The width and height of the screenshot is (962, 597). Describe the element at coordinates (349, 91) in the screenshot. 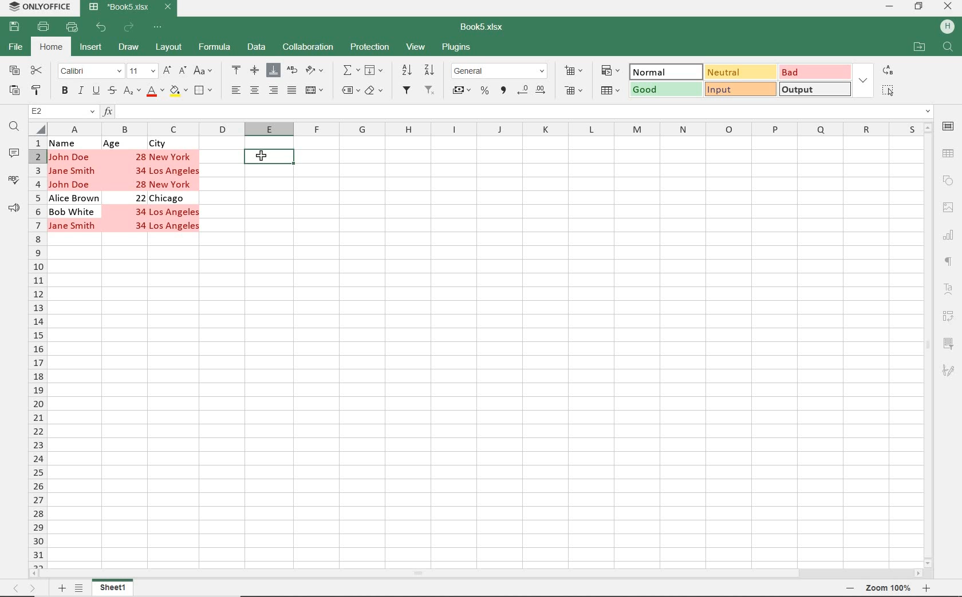

I see `NAMED RANGES` at that location.